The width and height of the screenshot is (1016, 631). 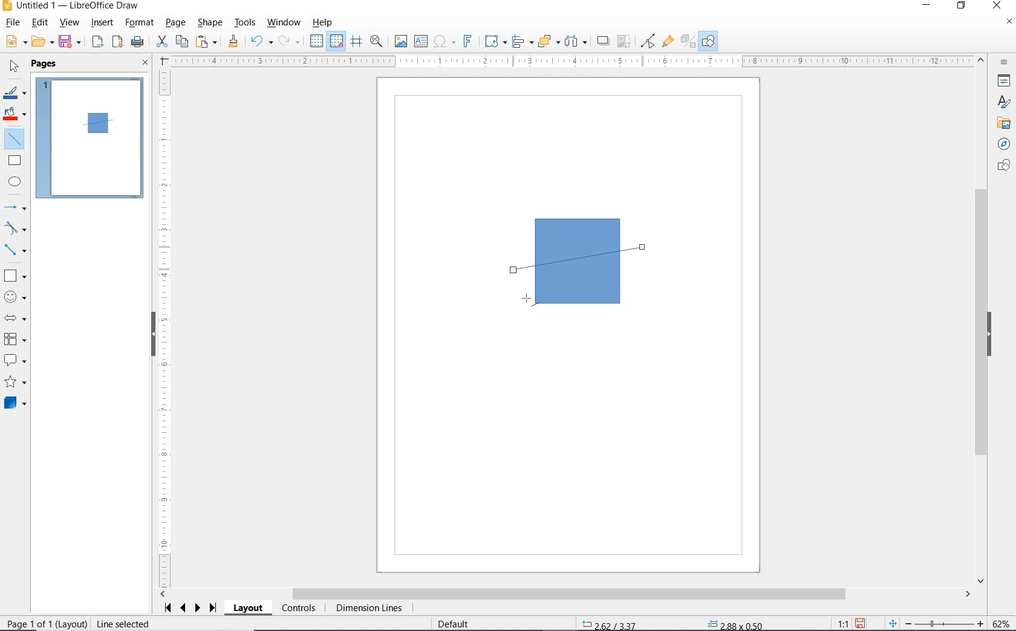 What do you see at coordinates (1002, 166) in the screenshot?
I see `SHAPES` at bounding box center [1002, 166].